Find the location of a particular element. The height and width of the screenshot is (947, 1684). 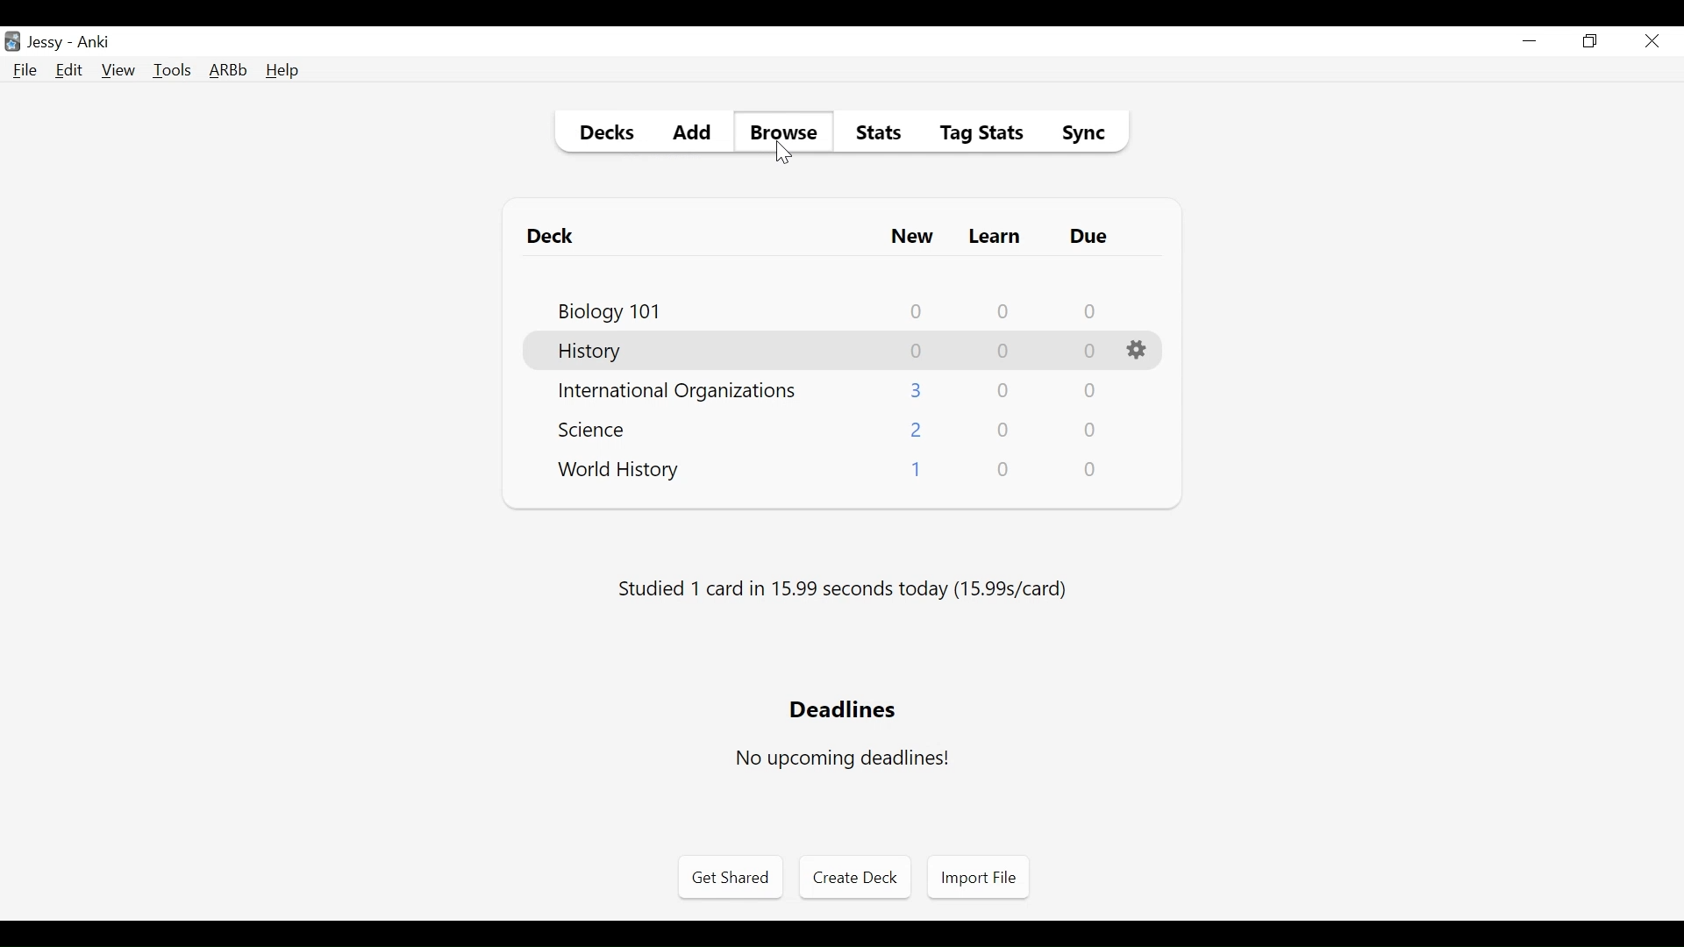

Import Files is located at coordinates (978, 880).